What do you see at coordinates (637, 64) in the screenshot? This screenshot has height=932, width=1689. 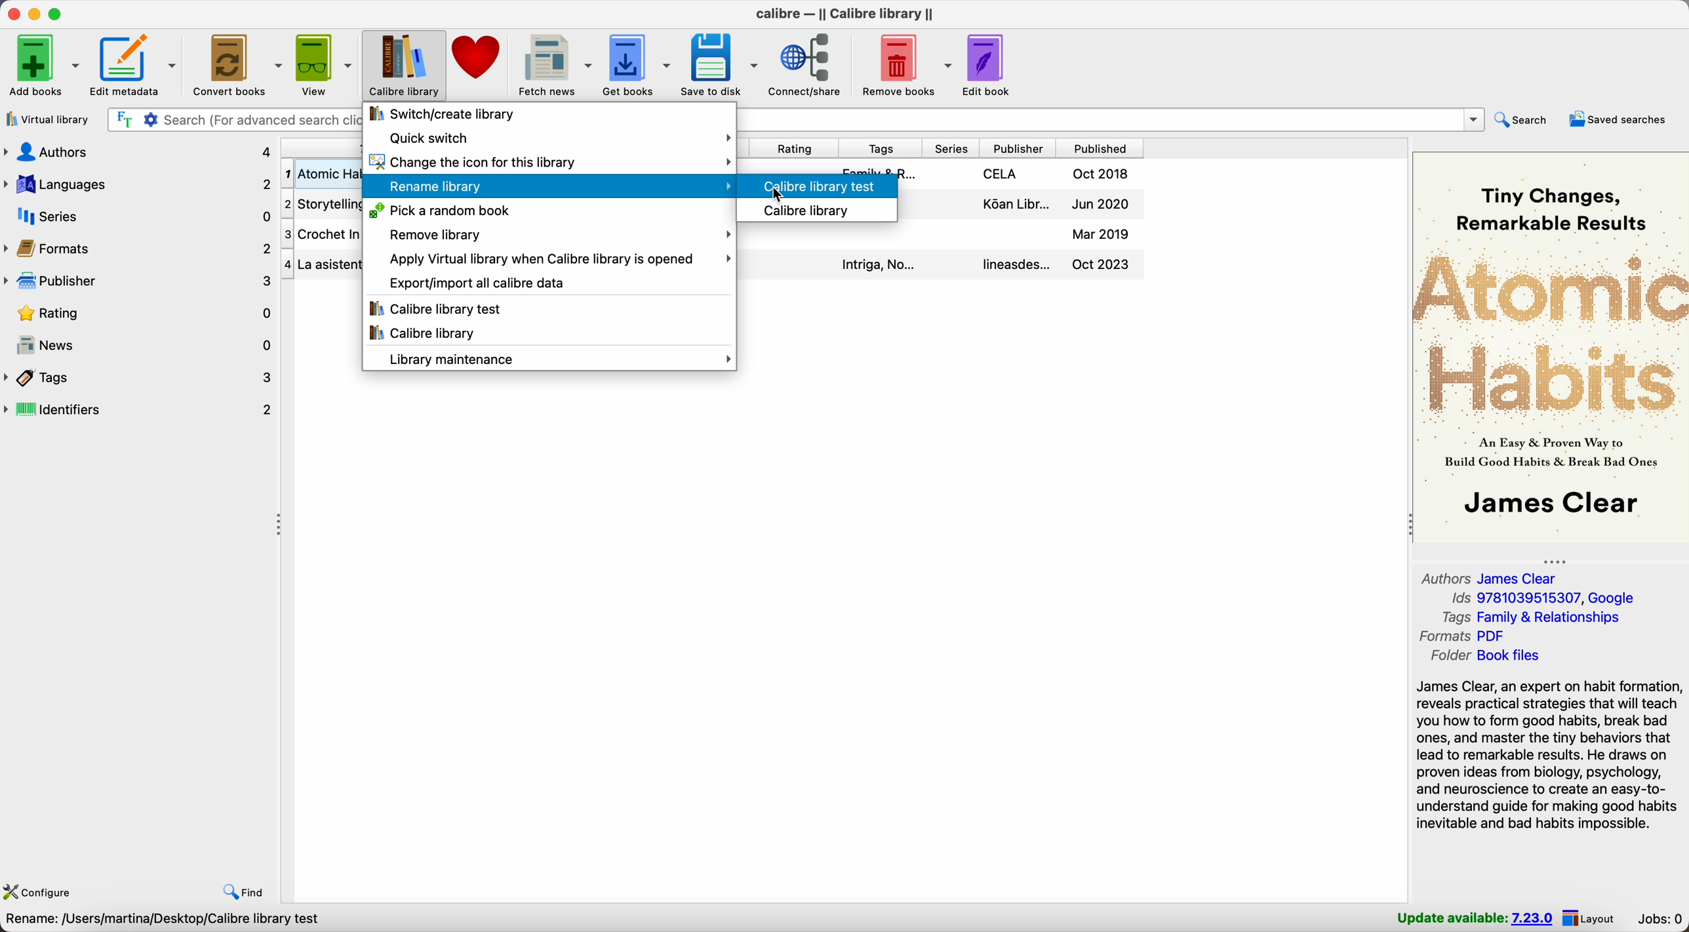 I see `get books` at bounding box center [637, 64].